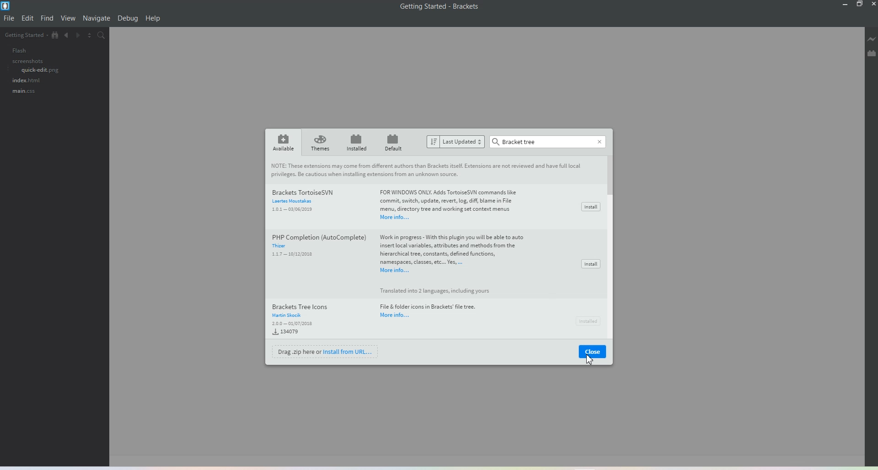 The height and width of the screenshot is (470, 878). What do you see at coordinates (14, 50) in the screenshot?
I see `Flash` at bounding box center [14, 50].